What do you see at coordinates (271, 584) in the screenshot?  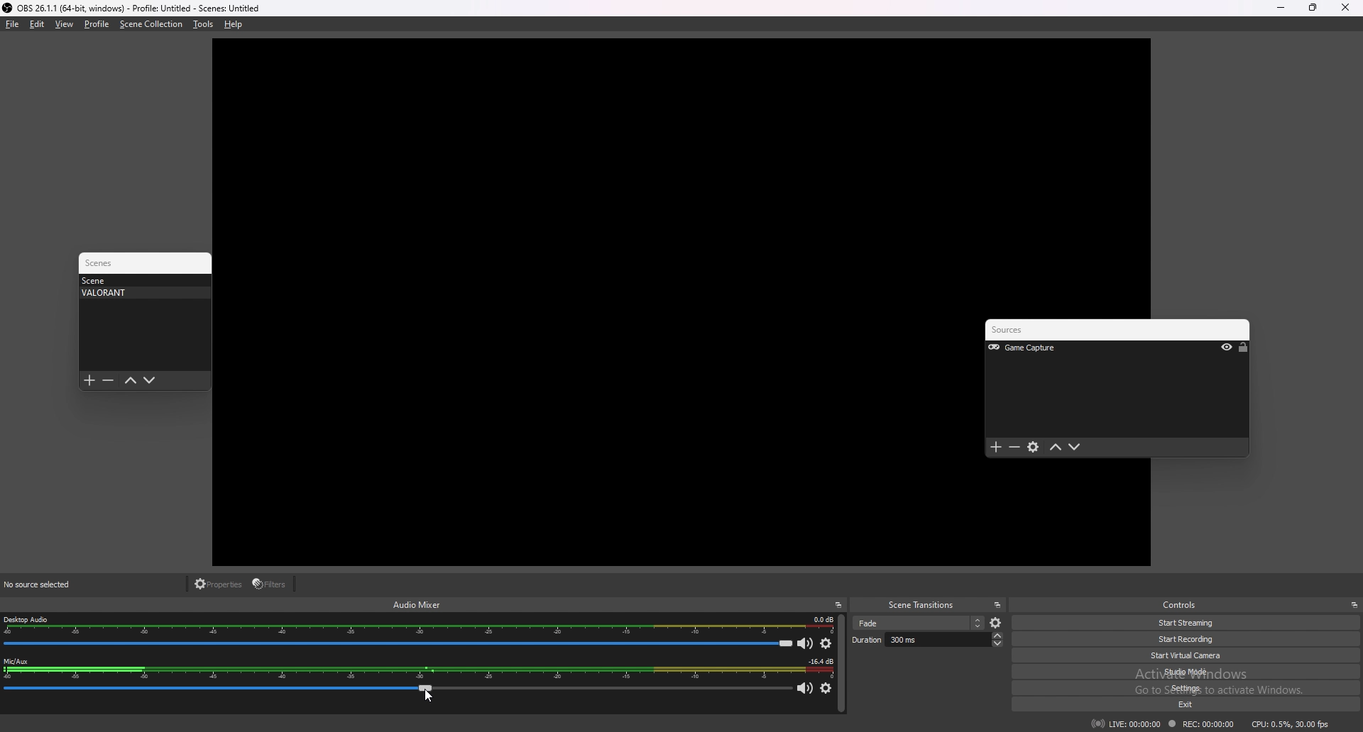 I see `filters` at bounding box center [271, 584].